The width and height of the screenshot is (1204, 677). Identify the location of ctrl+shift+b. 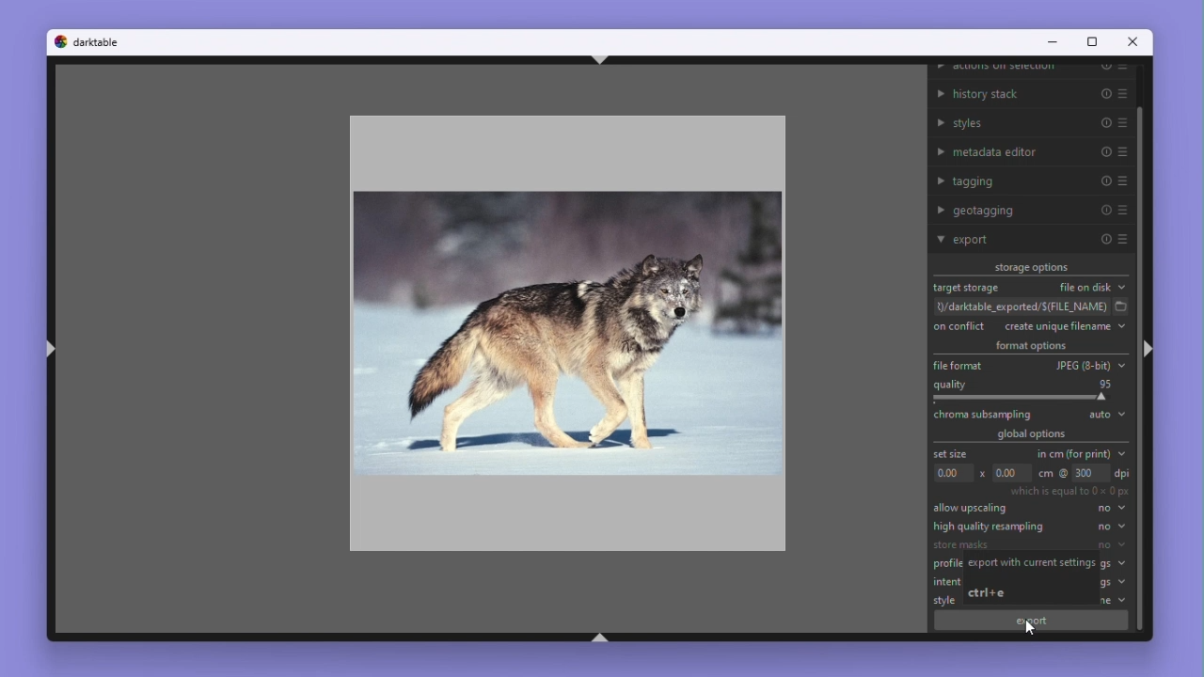
(597, 638).